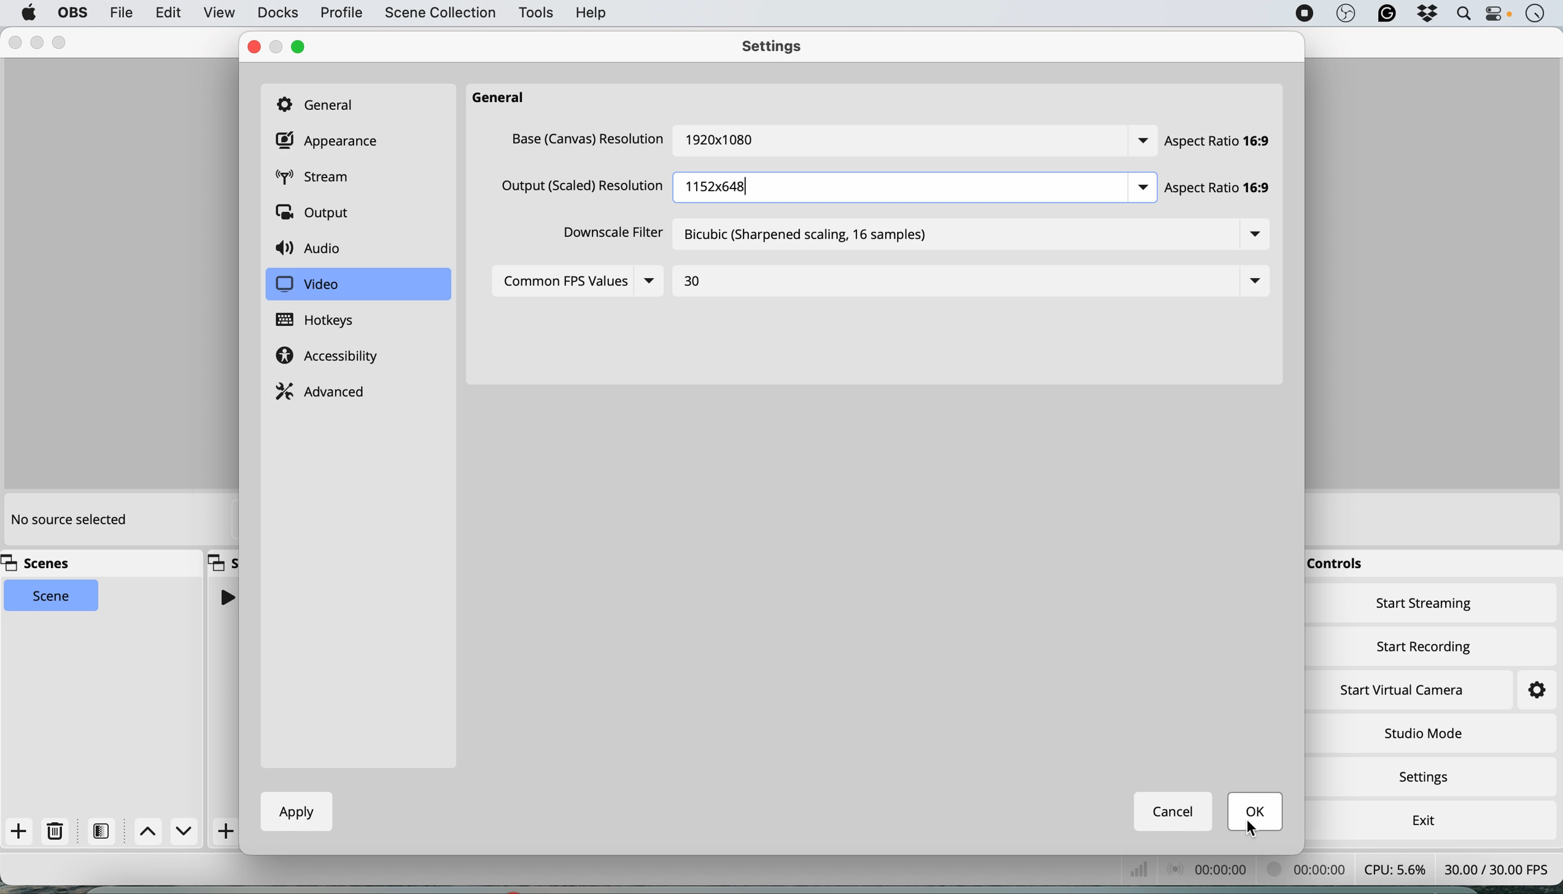 Image resolution: width=1563 pixels, height=894 pixels. I want to click on cursor, so click(1253, 827).